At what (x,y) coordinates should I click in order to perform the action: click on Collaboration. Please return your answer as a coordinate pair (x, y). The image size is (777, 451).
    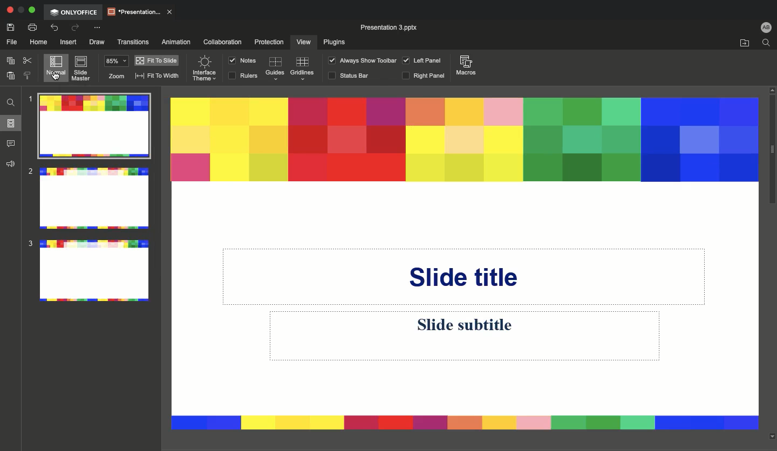
    Looking at the image, I should click on (224, 42).